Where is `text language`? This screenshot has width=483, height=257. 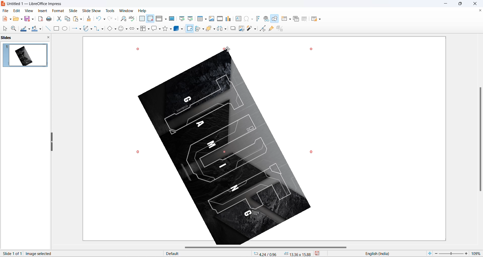 text language is located at coordinates (390, 253).